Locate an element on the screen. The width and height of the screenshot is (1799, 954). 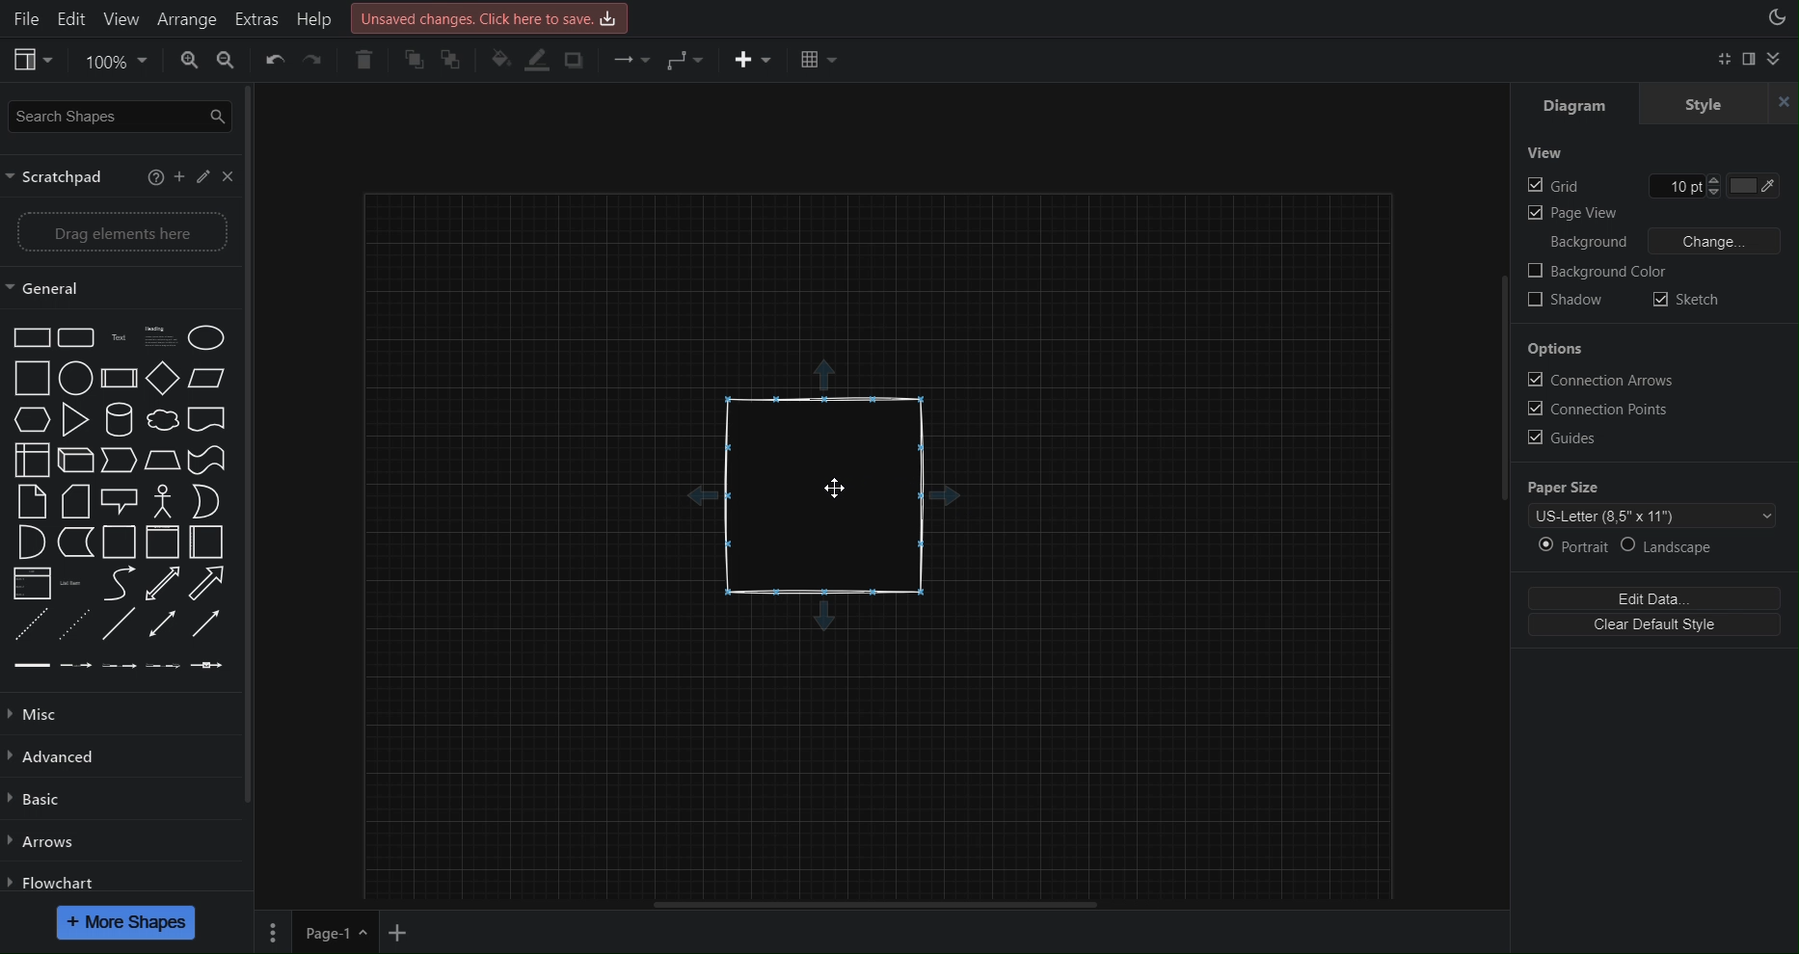
View is located at coordinates (118, 15).